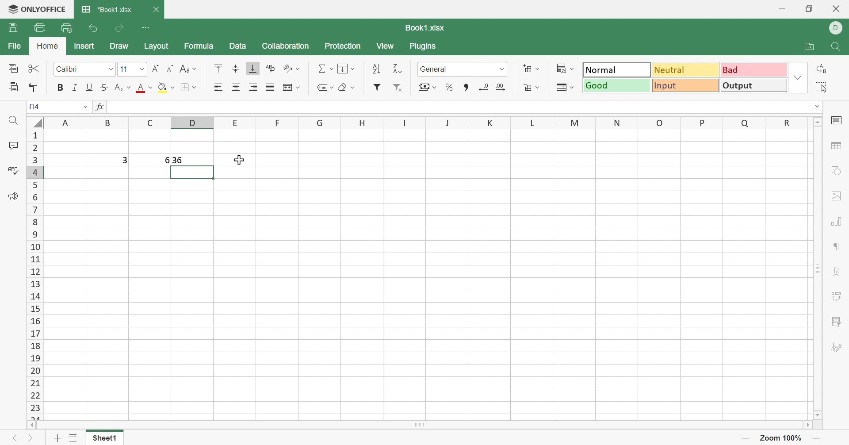 The width and height of the screenshot is (849, 445). Describe the element at coordinates (837, 171) in the screenshot. I see `Shape settings` at that location.